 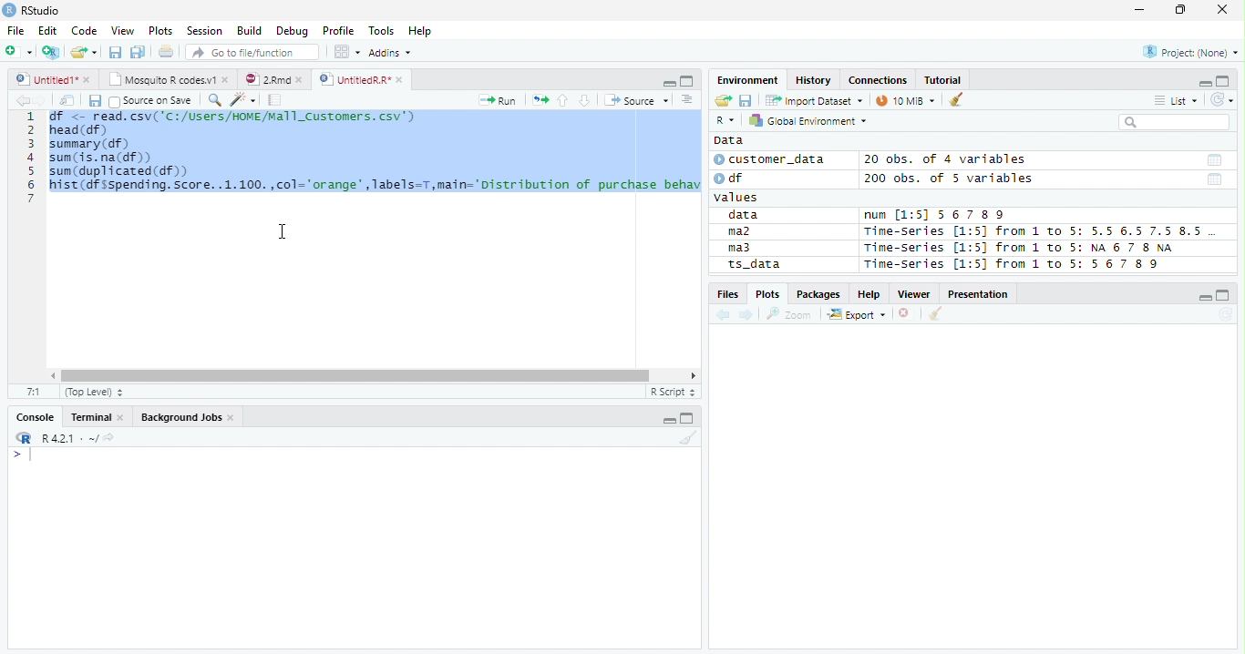 What do you see at coordinates (685, 99) in the screenshot?
I see `Show document outline` at bounding box center [685, 99].